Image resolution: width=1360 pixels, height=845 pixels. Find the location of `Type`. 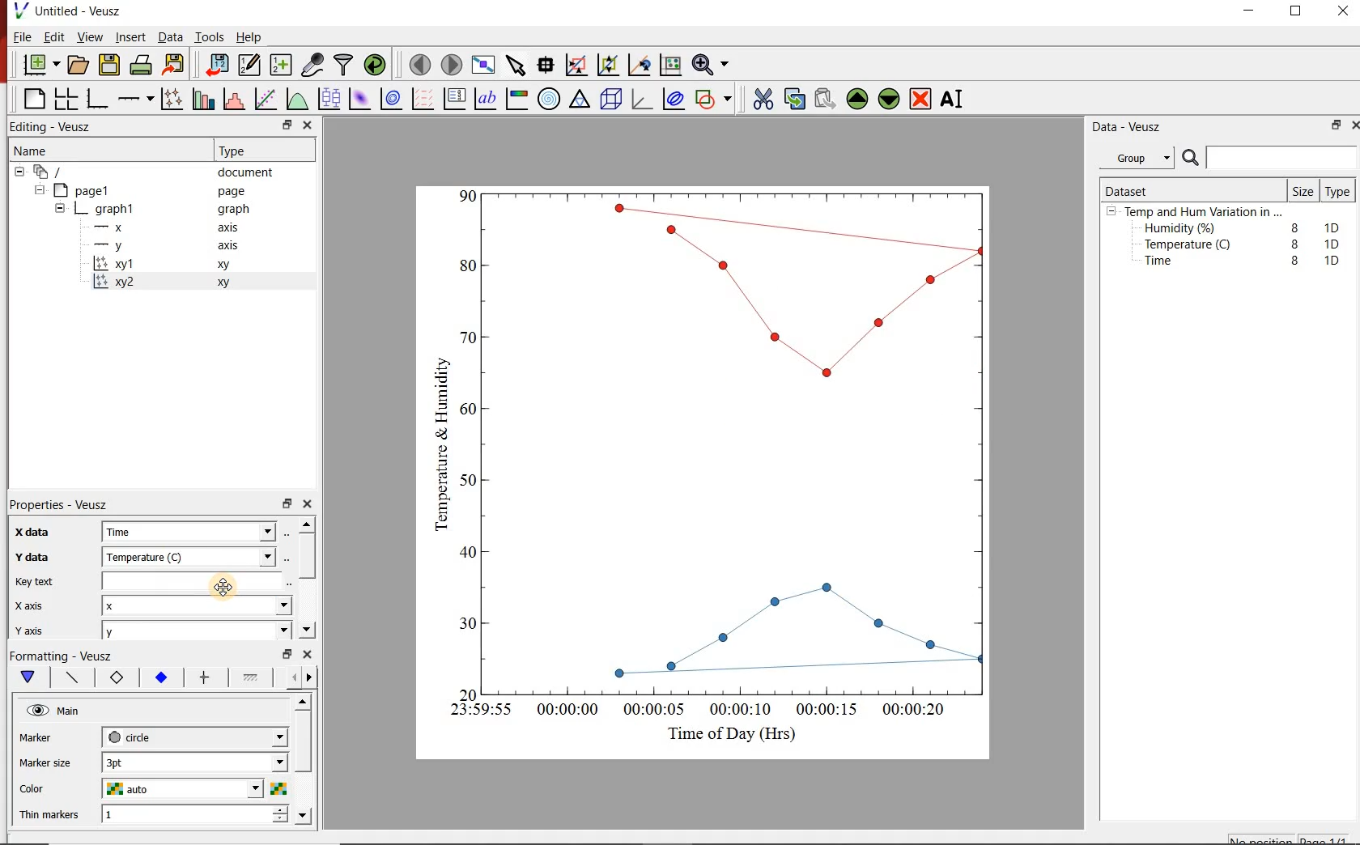

Type is located at coordinates (243, 151).